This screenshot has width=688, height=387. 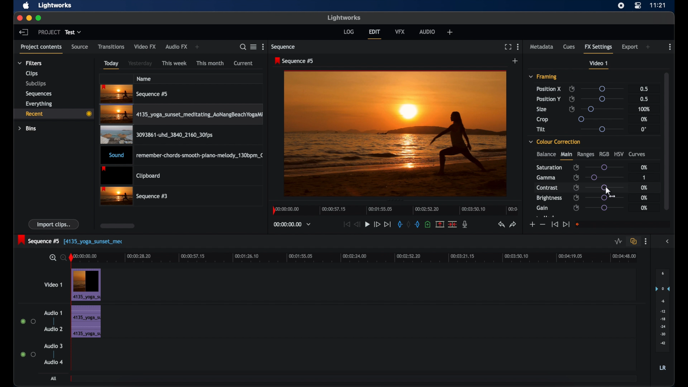 What do you see at coordinates (453, 224) in the screenshot?
I see `split` at bounding box center [453, 224].